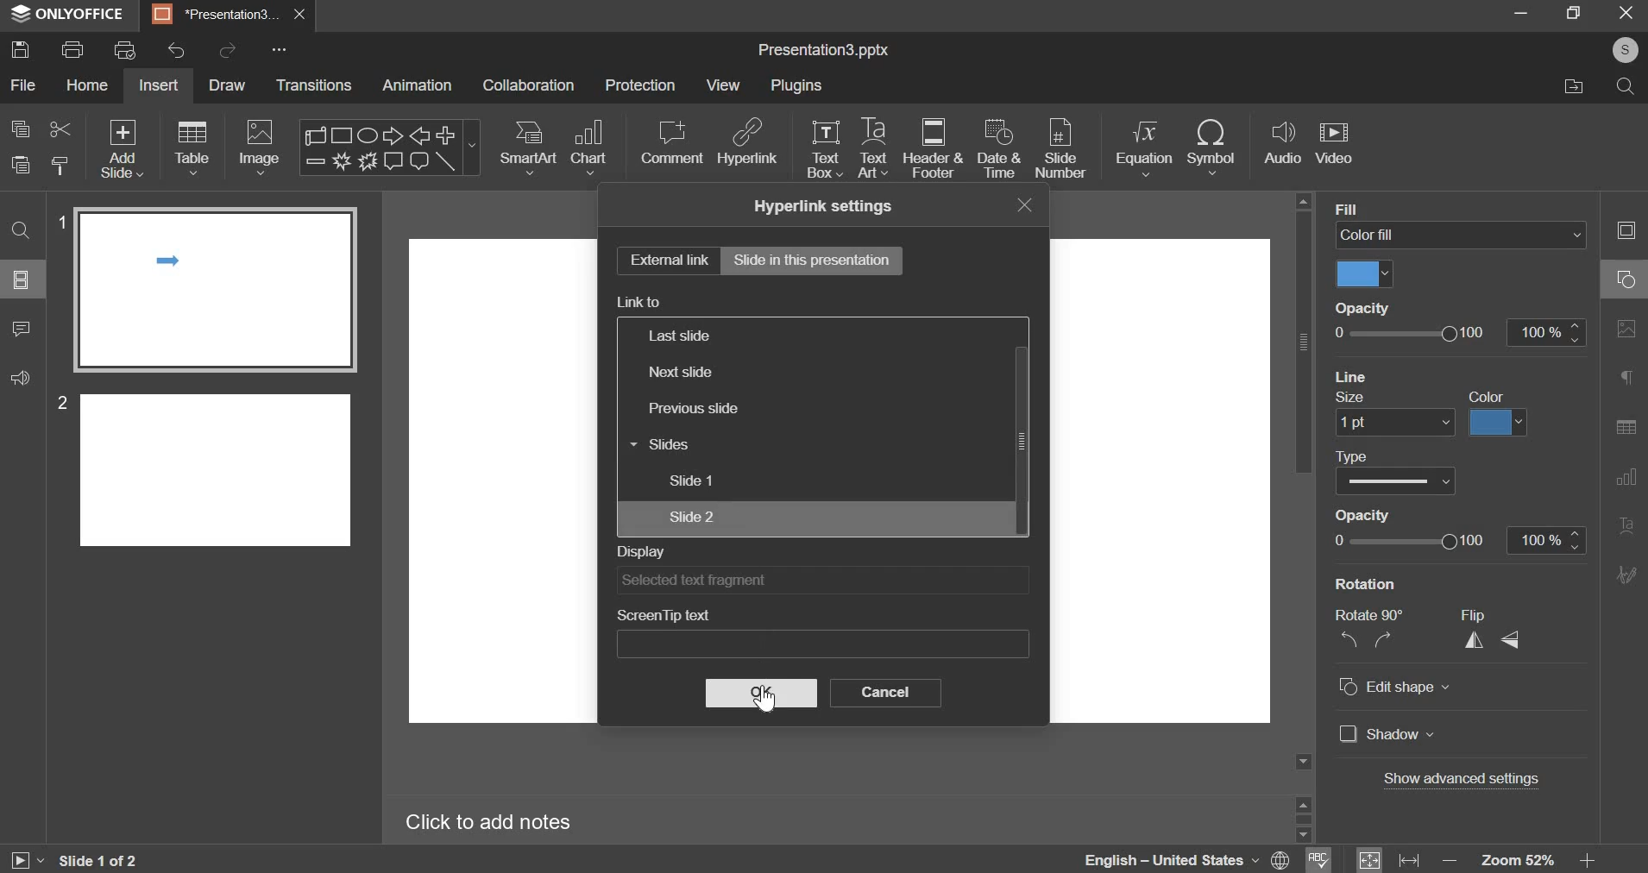 This screenshot has height=873, width=1648. What do you see at coordinates (763, 700) in the screenshot?
I see `Cursor` at bounding box center [763, 700].